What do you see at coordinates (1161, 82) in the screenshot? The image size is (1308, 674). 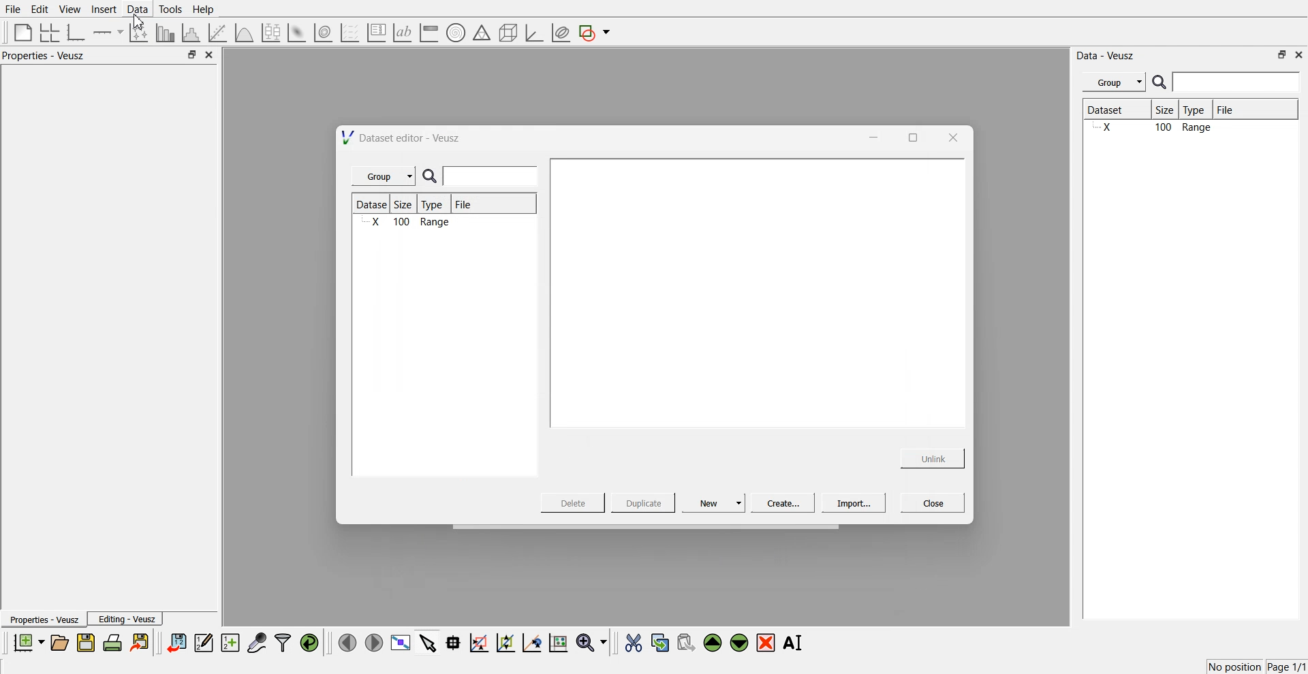 I see `search icon` at bounding box center [1161, 82].